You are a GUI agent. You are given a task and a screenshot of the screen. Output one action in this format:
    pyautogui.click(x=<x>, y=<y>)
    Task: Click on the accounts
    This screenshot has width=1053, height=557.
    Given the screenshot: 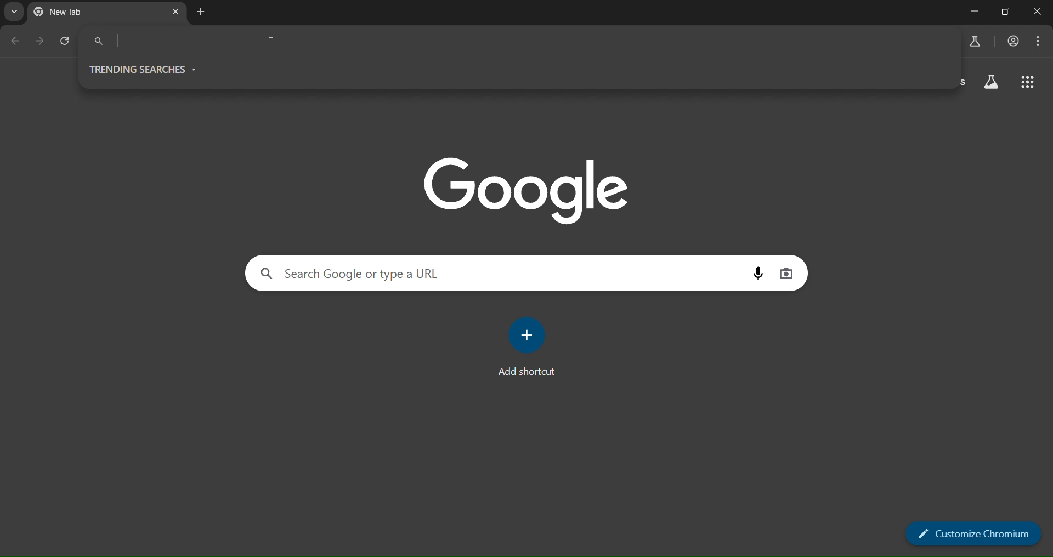 What is the action you would take?
    pyautogui.click(x=1016, y=41)
    